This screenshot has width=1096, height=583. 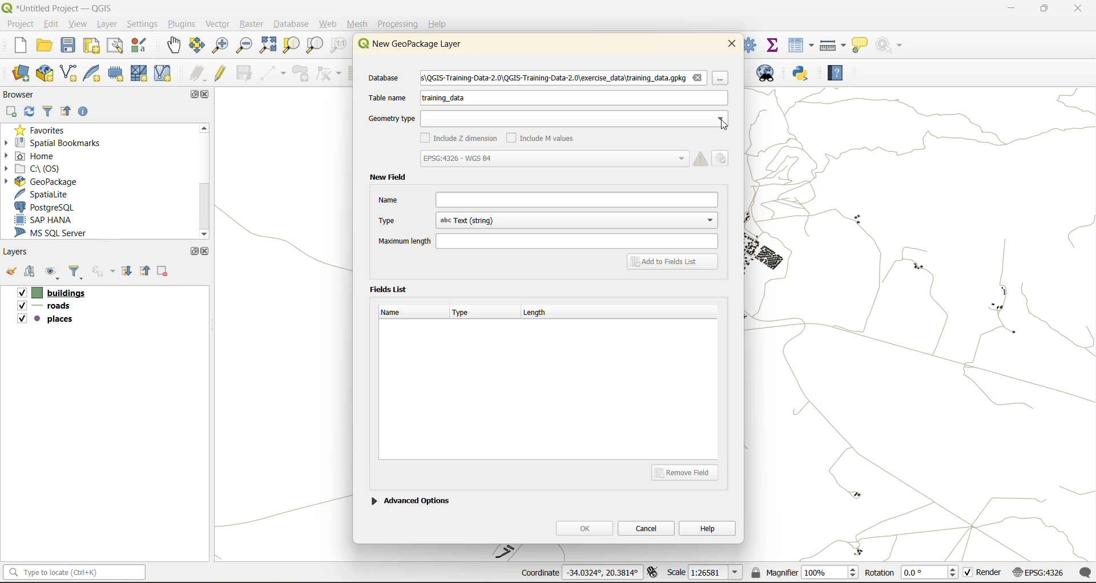 What do you see at coordinates (46, 321) in the screenshot?
I see `places` at bounding box center [46, 321].